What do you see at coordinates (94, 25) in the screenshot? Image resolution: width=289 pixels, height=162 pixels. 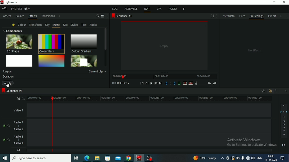 I see `Audio` at bounding box center [94, 25].